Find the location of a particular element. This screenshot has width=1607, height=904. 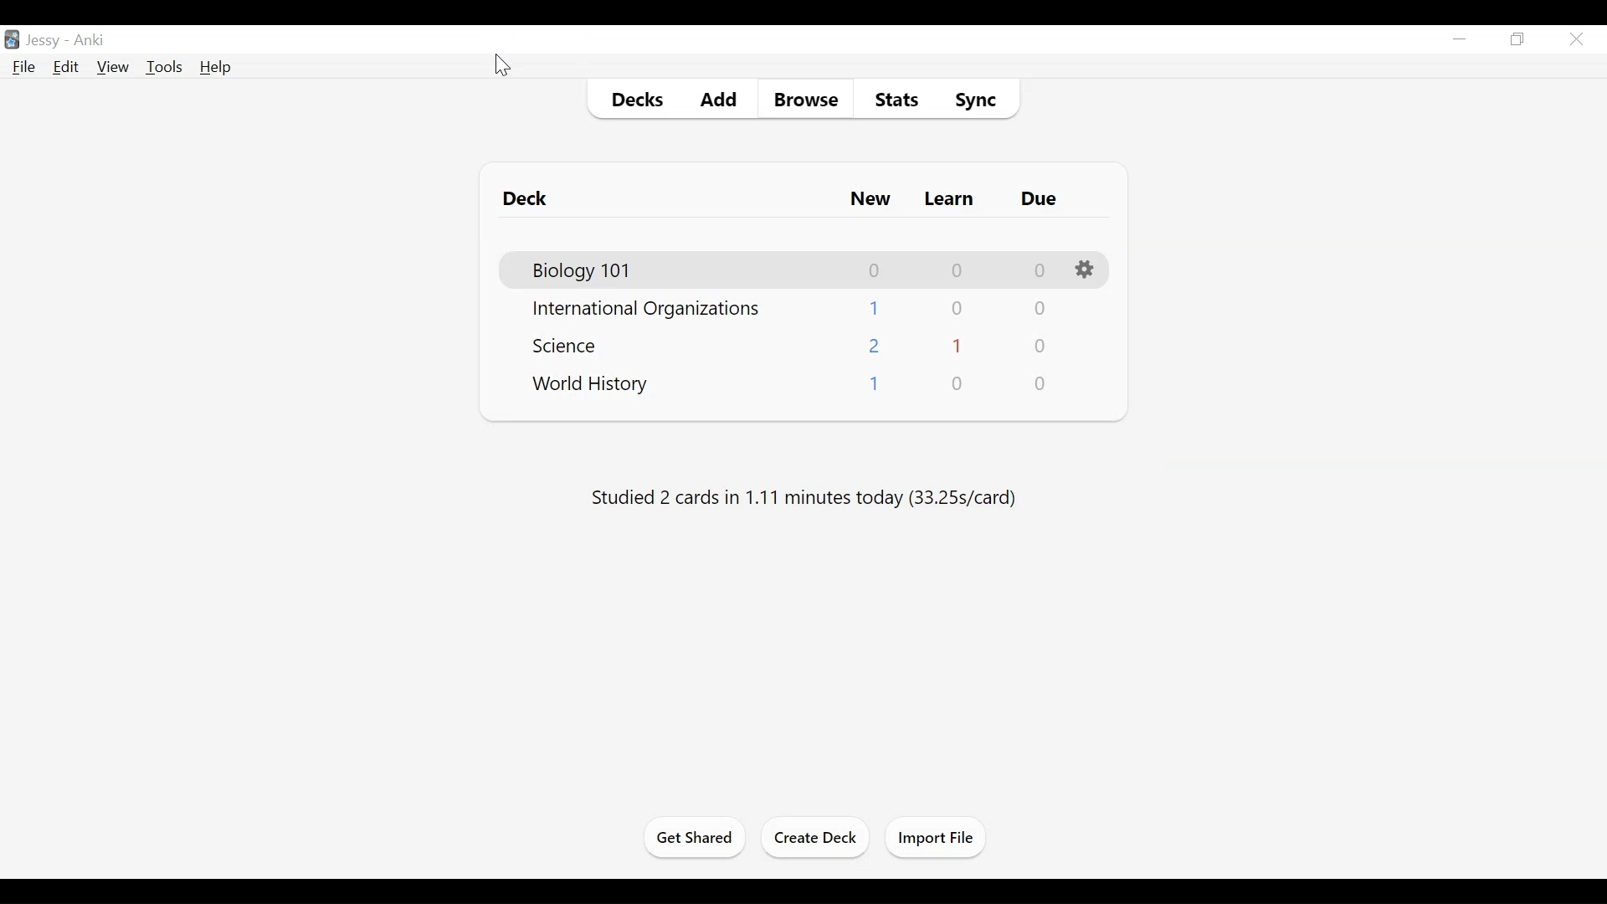

Deck Name is located at coordinates (569, 347).